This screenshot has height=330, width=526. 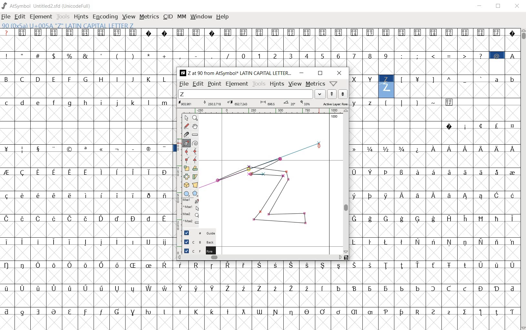 What do you see at coordinates (195, 185) in the screenshot?
I see `perform a perspective transformation on the selection` at bounding box center [195, 185].